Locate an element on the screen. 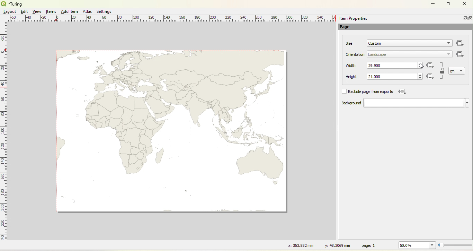  y: 48.3069 mm is located at coordinates (335, 245).